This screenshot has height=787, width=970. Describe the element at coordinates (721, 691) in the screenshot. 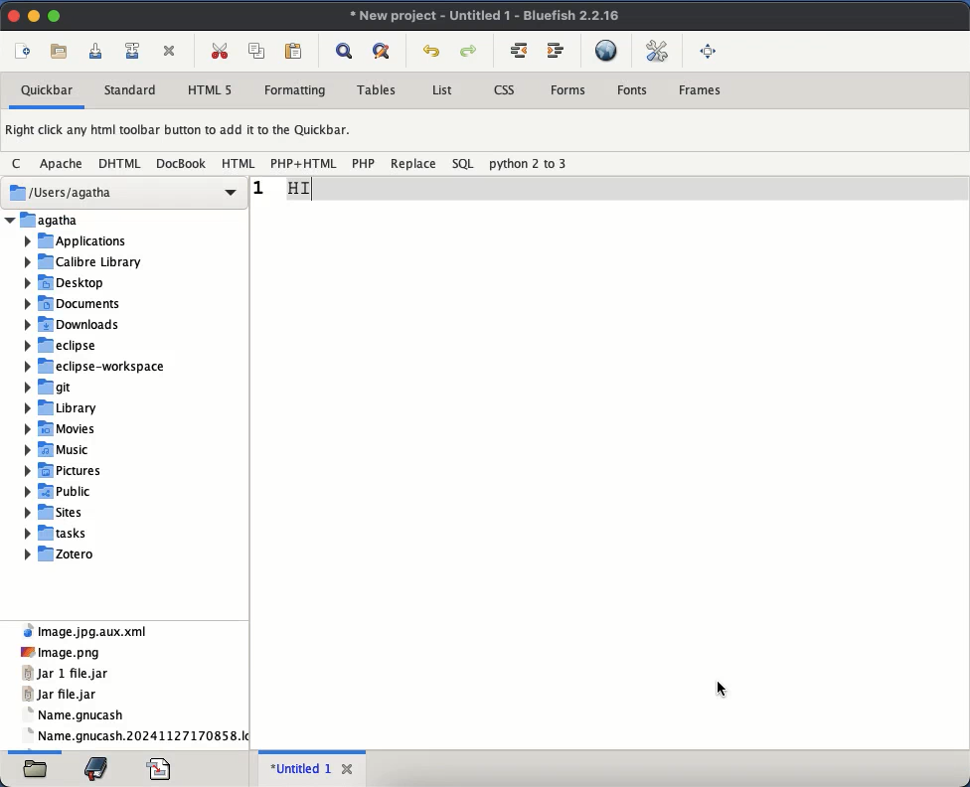

I see `Cursor` at that location.